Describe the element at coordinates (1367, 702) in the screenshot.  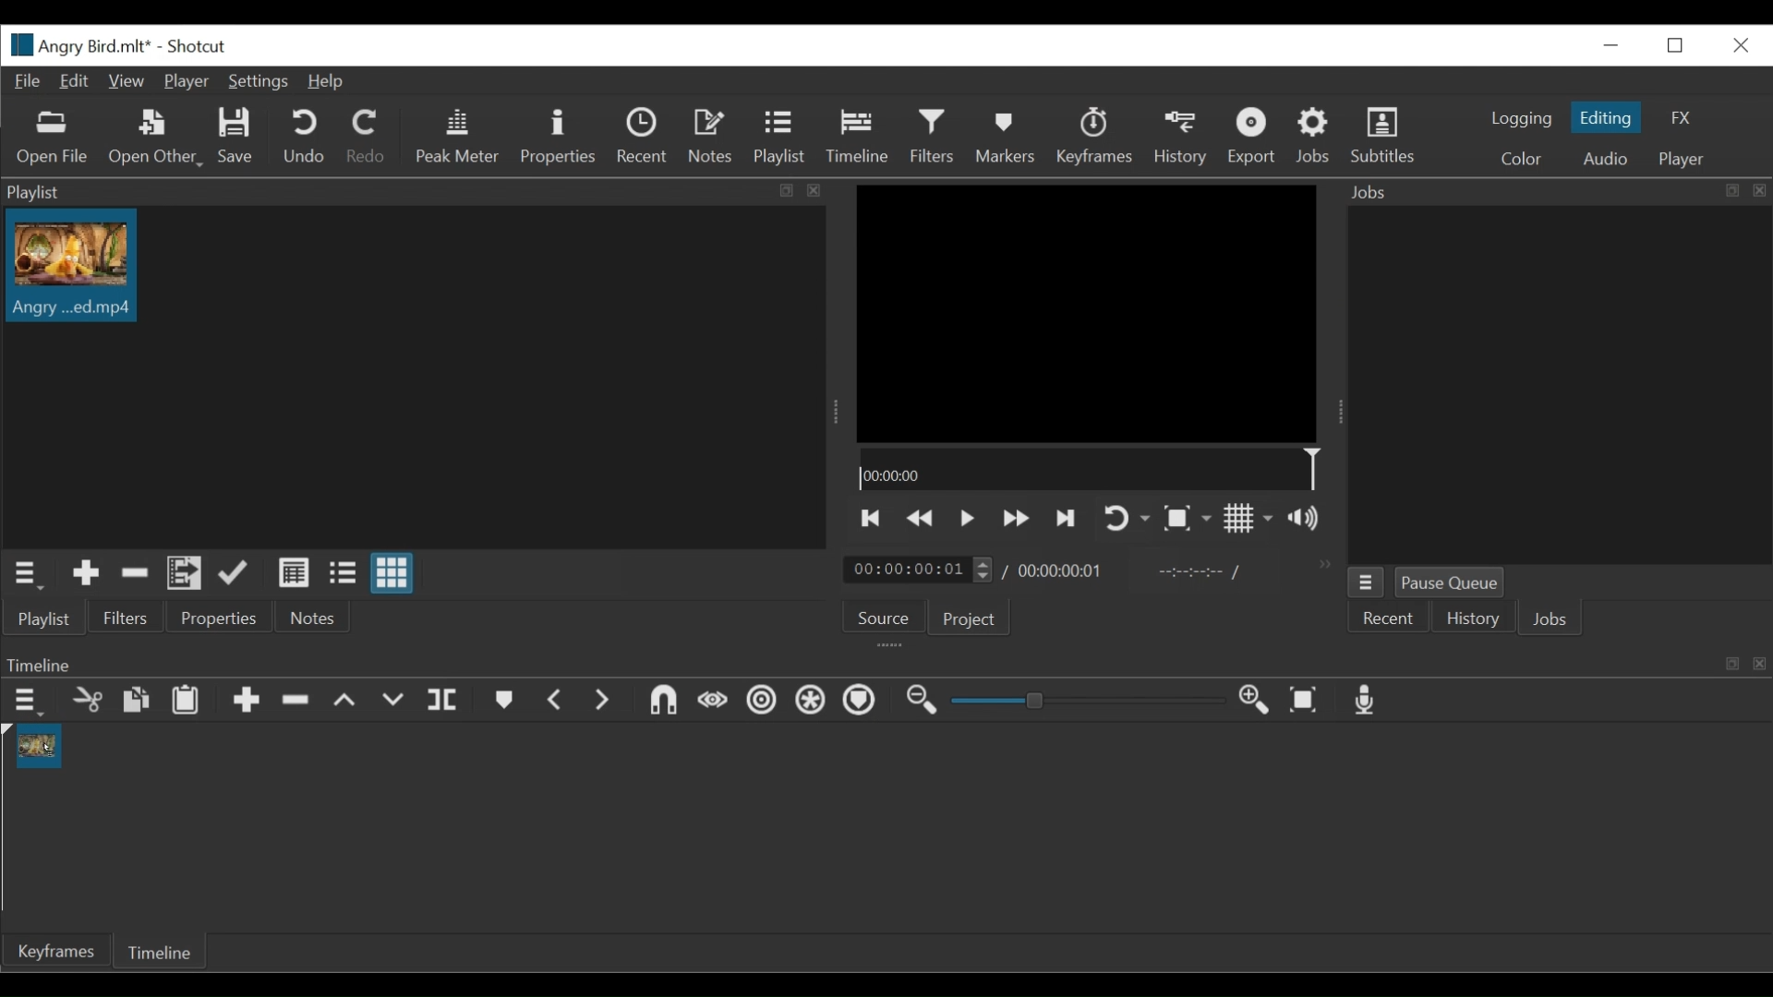
I see `Record audio` at that location.